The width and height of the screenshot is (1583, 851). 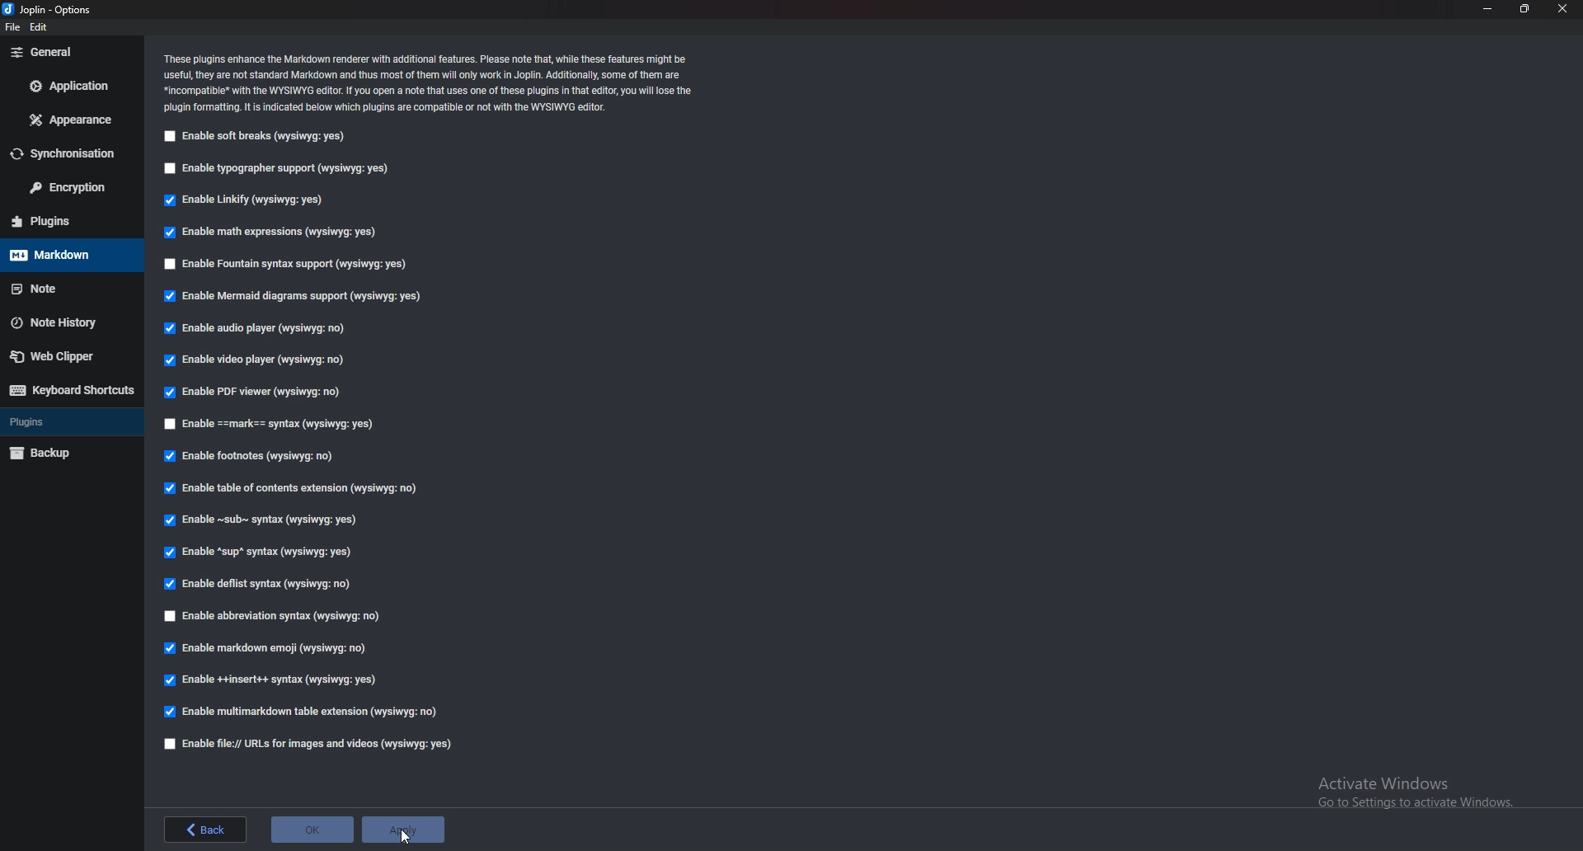 What do you see at coordinates (294, 299) in the screenshot?
I see `enable mermaid diagram support` at bounding box center [294, 299].